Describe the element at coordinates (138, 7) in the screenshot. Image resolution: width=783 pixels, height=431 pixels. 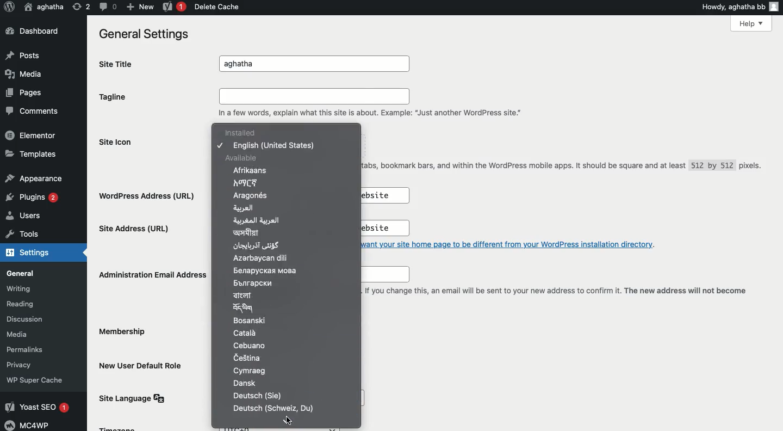
I see `New` at that location.